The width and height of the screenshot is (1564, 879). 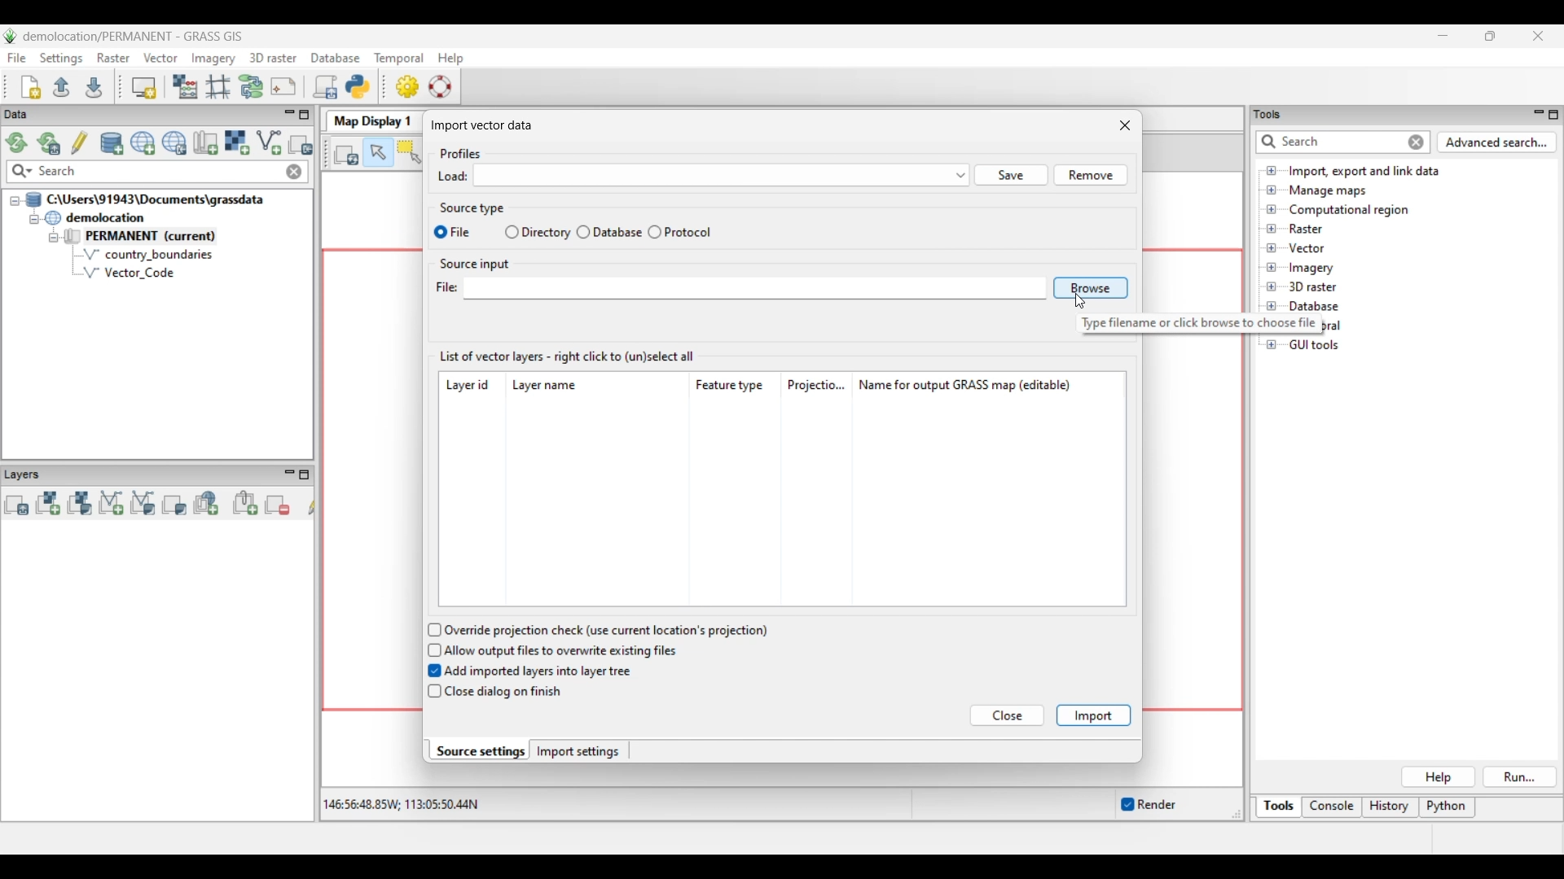 I want to click on Enable/Disable auto-rendering, so click(x=1148, y=805).